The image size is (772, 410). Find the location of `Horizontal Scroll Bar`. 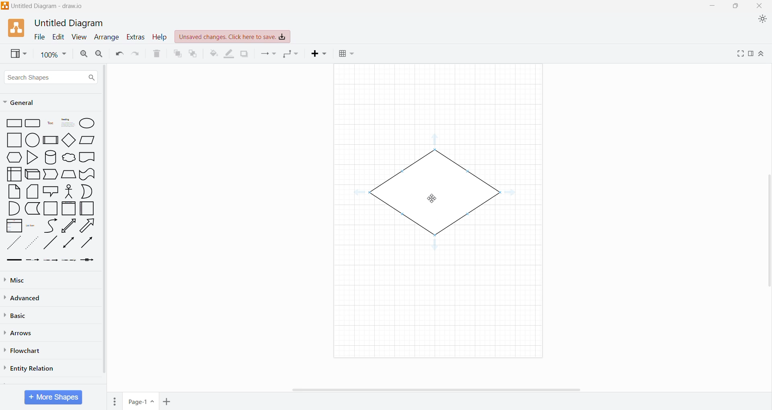

Horizontal Scroll Bar is located at coordinates (437, 387).